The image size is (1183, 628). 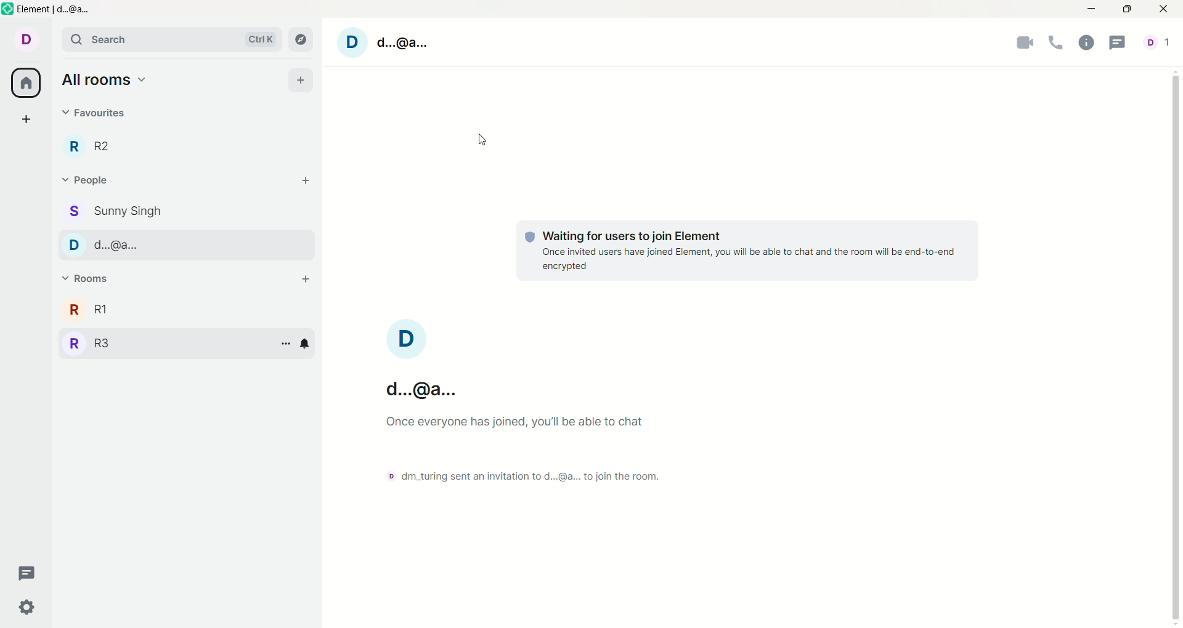 What do you see at coordinates (305, 280) in the screenshot?
I see `add` at bounding box center [305, 280].